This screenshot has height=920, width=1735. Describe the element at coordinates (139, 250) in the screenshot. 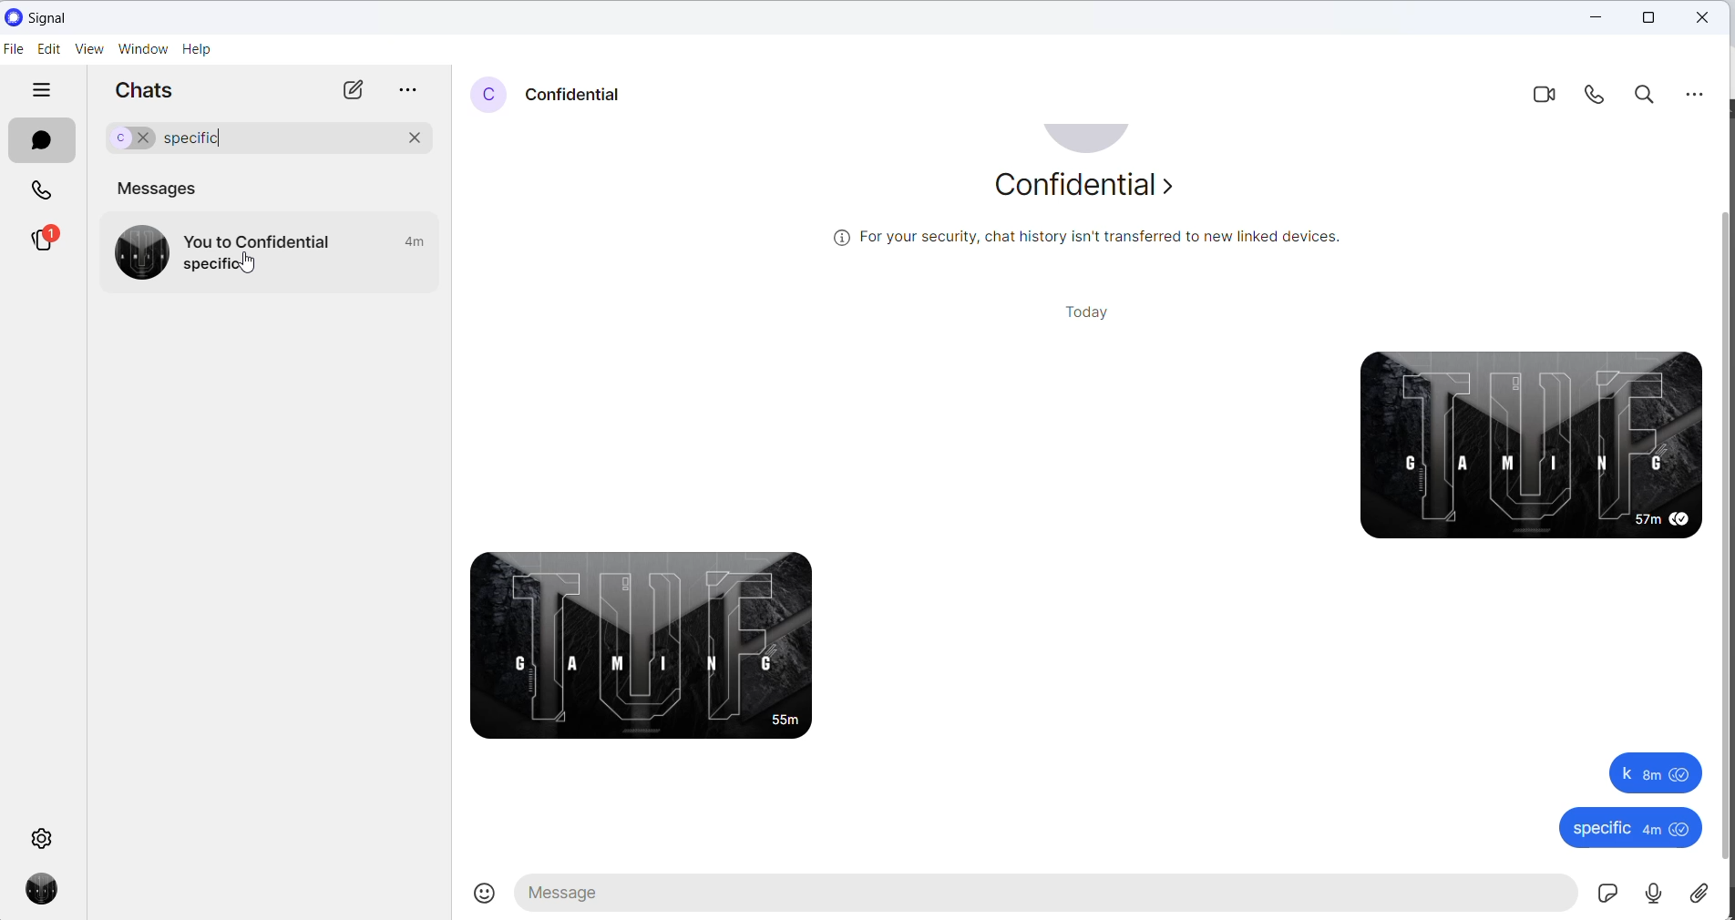

I see `profile picture` at that location.